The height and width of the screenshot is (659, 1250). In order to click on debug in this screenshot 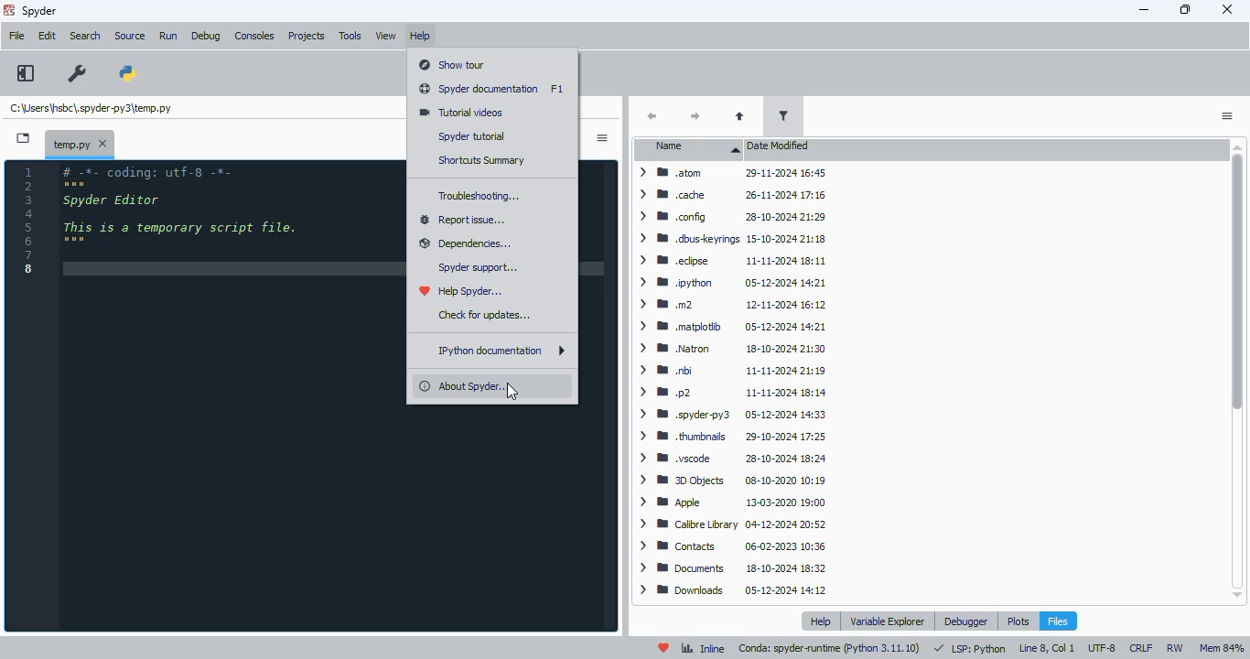, I will do `click(206, 36)`.